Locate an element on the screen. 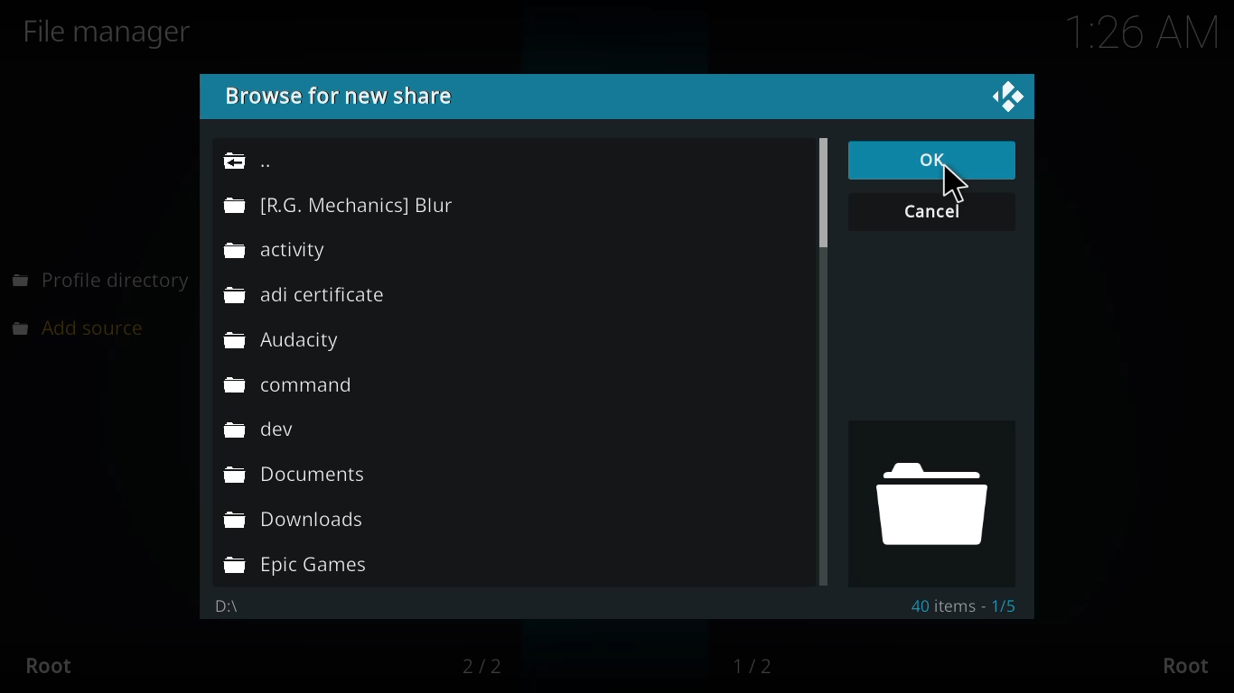 The width and height of the screenshot is (1234, 693). 2/2 is located at coordinates (491, 666).